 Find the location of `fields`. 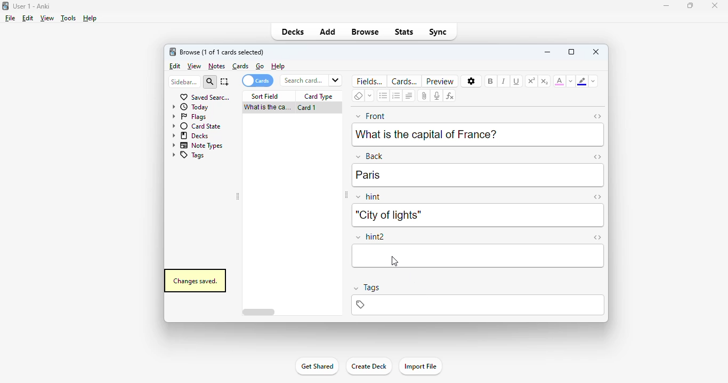

fields is located at coordinates (370, 81).